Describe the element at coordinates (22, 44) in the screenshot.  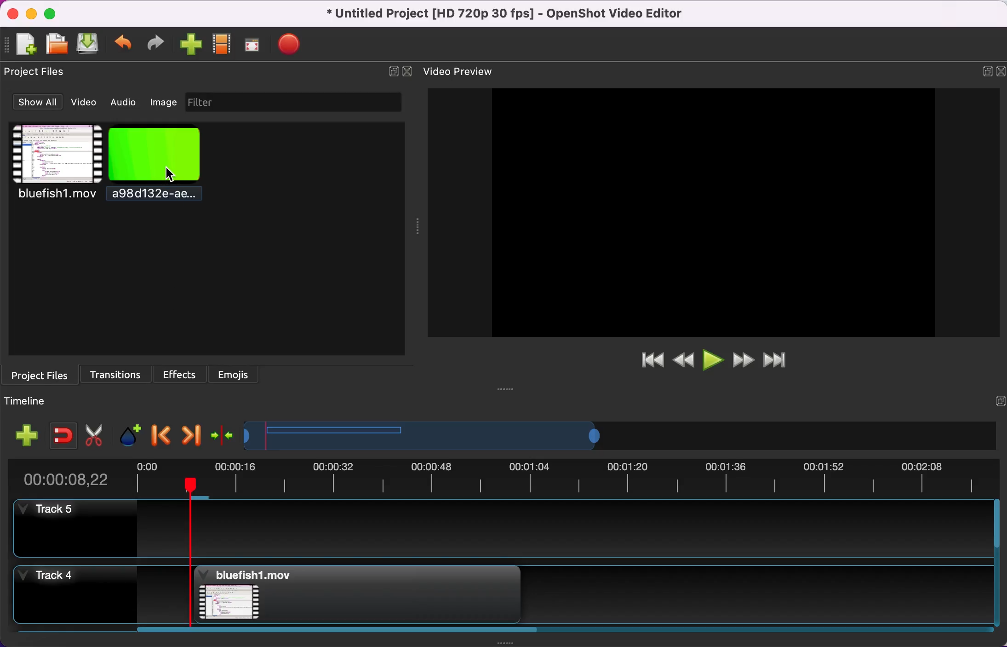
I see `add file` at that location.